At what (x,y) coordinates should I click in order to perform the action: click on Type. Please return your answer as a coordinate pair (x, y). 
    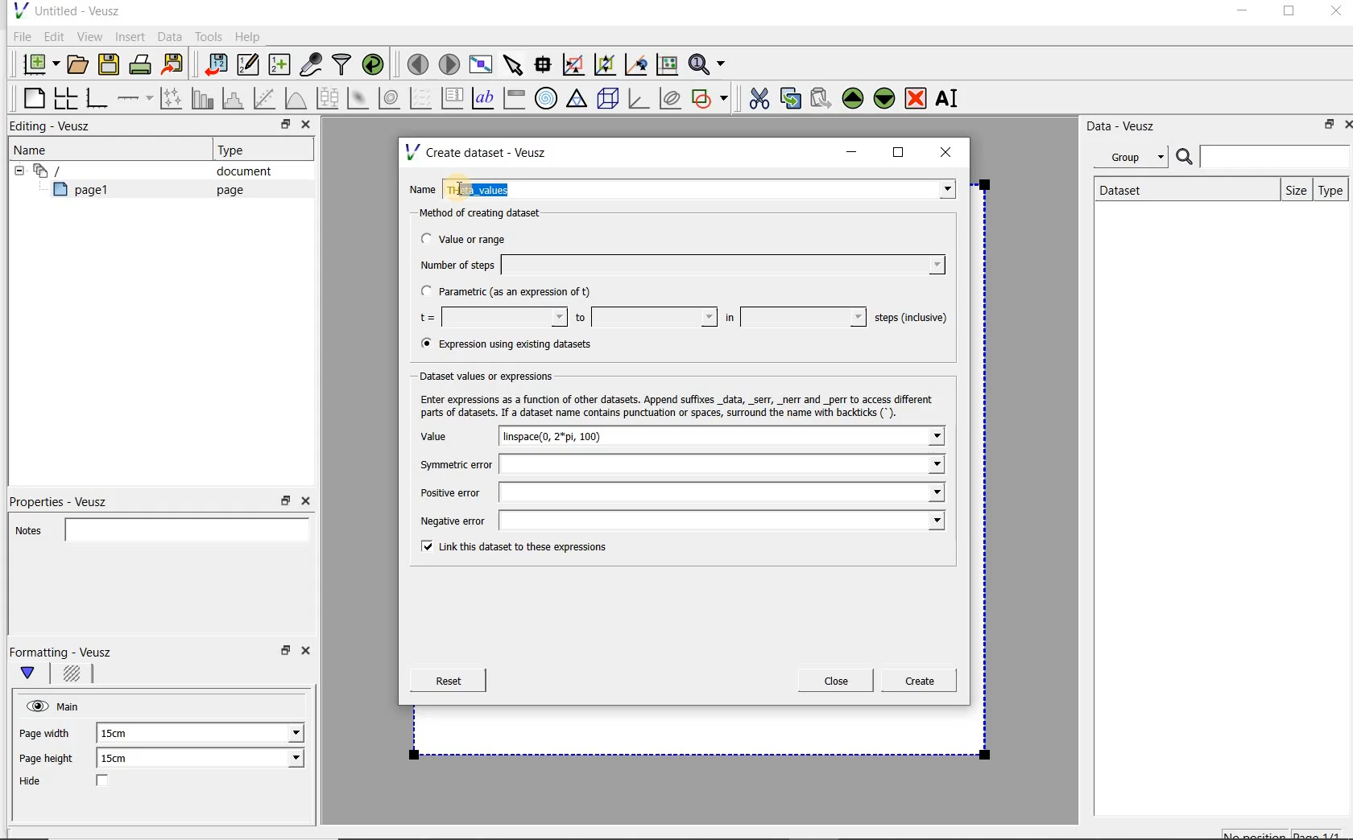
    Looking at the image, I should click on (1331, 190).